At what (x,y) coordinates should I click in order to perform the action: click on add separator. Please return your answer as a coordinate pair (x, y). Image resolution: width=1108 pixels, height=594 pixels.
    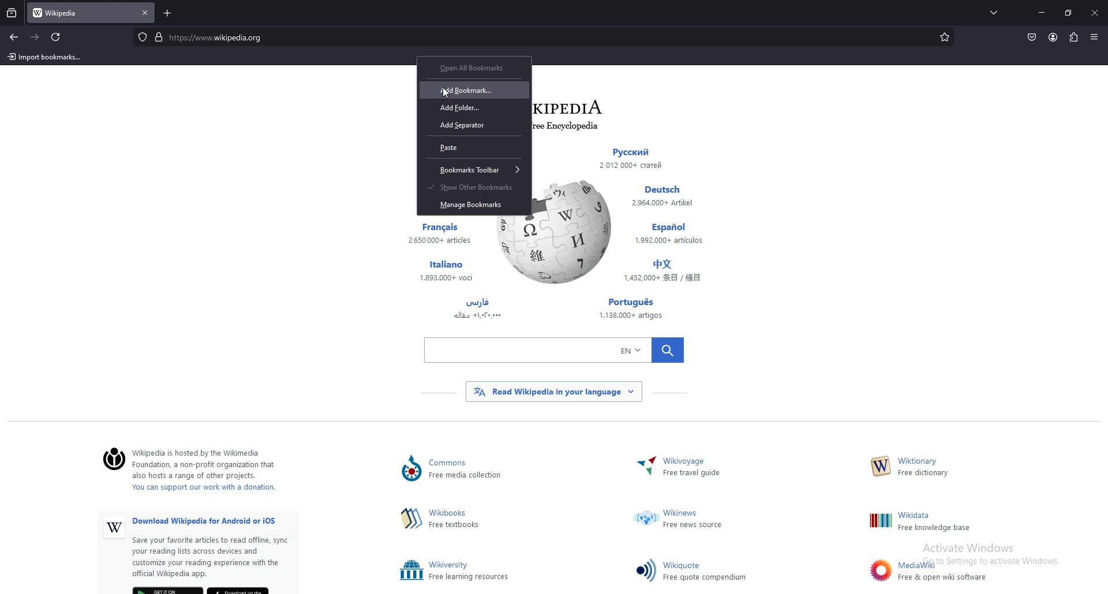
    Looking at the image, I should click on (471, 125).